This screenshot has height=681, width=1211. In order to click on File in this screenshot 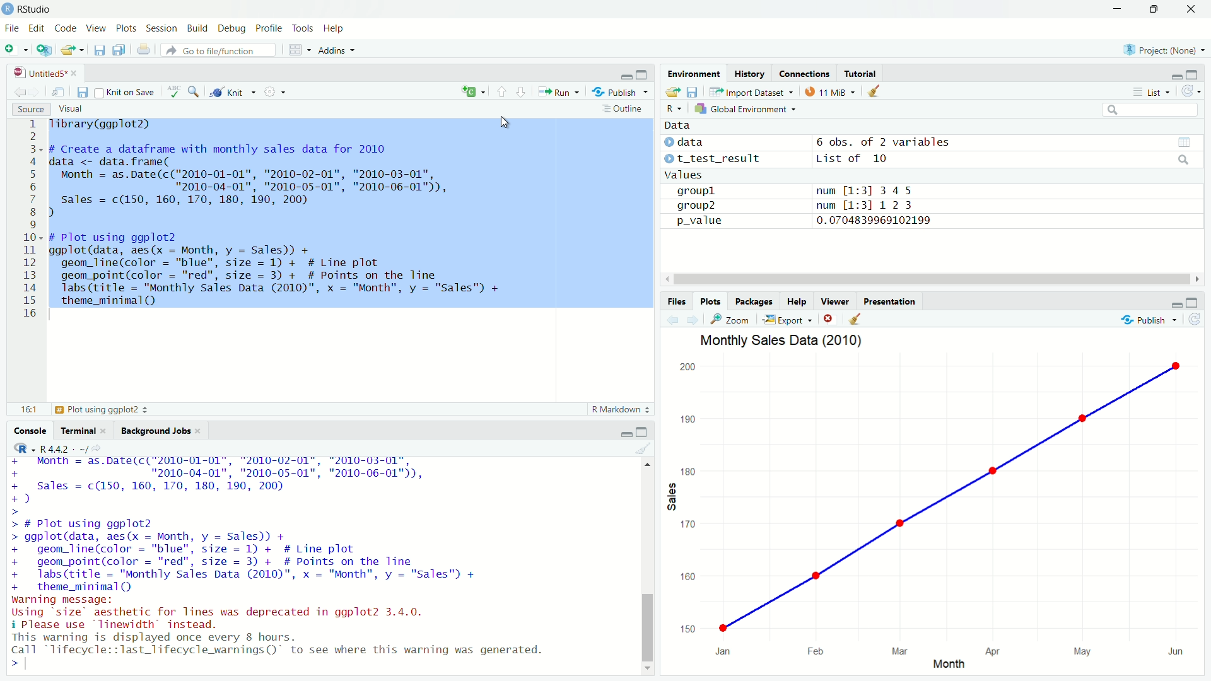, I will do `click(11, 26)`.